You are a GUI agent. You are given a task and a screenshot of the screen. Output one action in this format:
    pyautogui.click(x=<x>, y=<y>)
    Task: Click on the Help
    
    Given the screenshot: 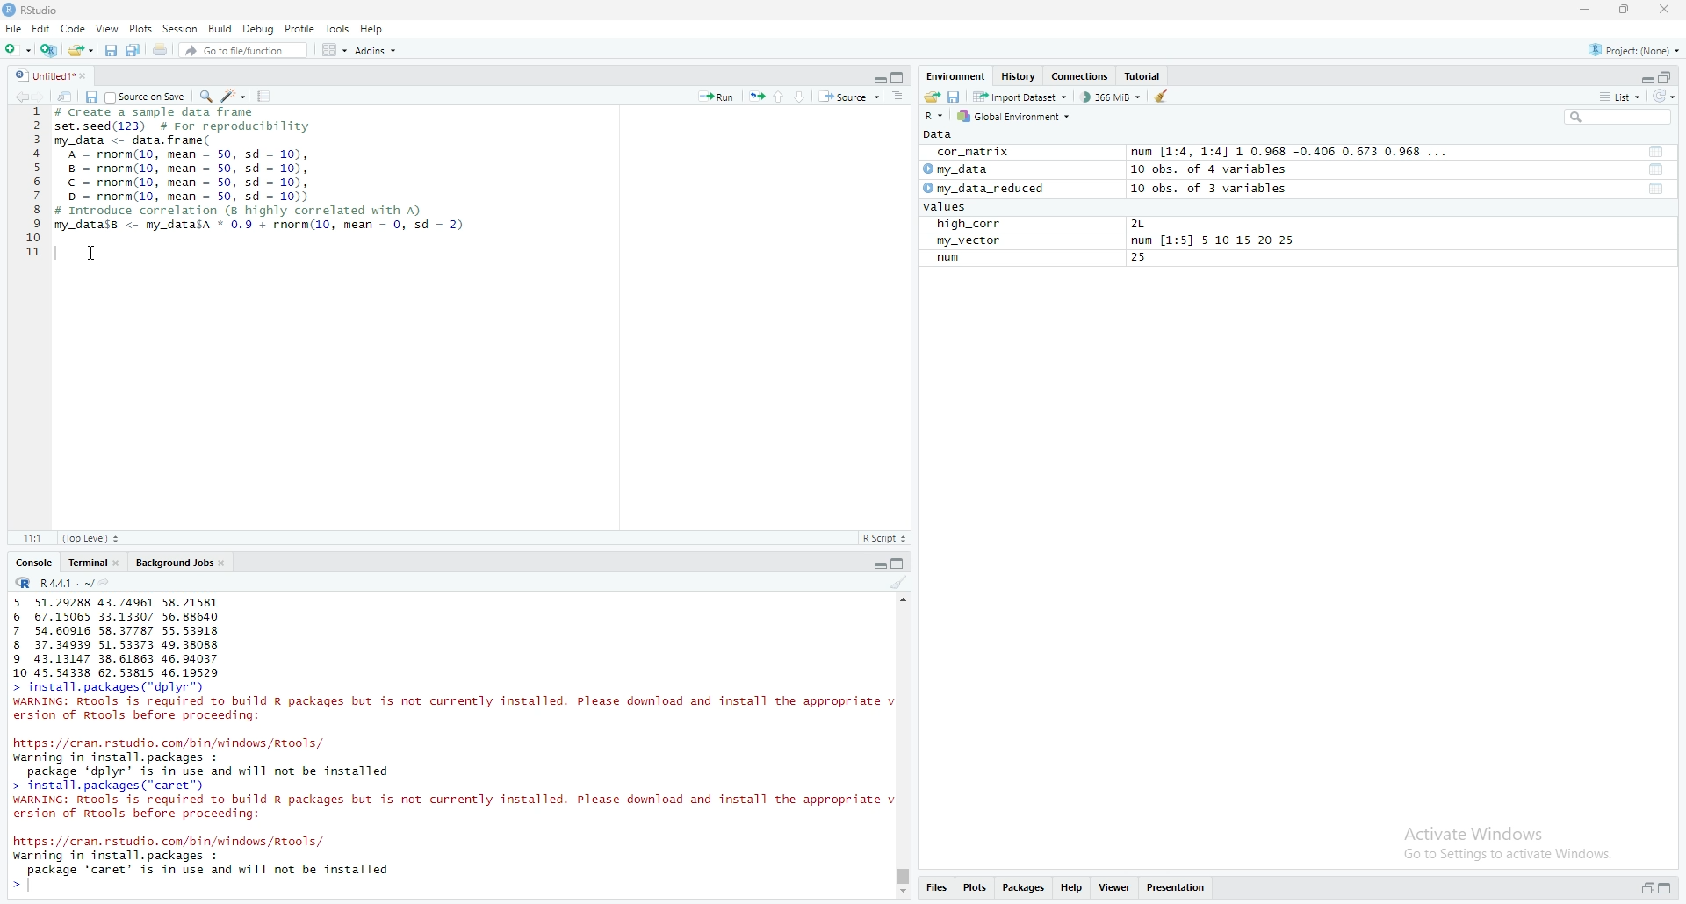 What is the action you would take?
    pyautogui.click(x=1071, y=888)
    